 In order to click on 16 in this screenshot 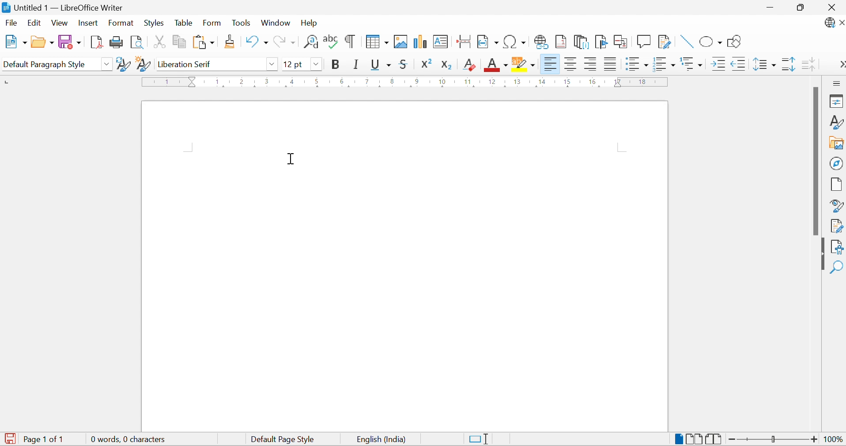, I will do `click(592, 82)`.